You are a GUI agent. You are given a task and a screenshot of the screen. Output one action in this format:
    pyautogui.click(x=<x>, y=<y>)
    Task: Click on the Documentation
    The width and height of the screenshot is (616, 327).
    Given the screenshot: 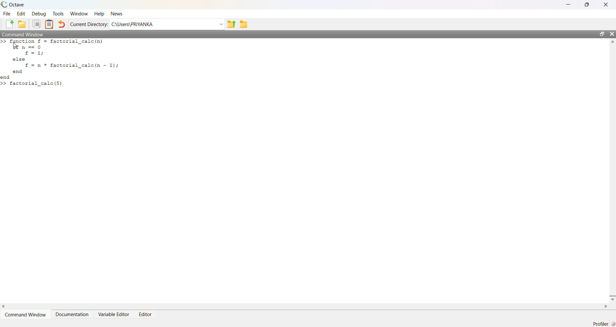 What is the action you would take?
    pyautogui.click(x=73, y=314)
    